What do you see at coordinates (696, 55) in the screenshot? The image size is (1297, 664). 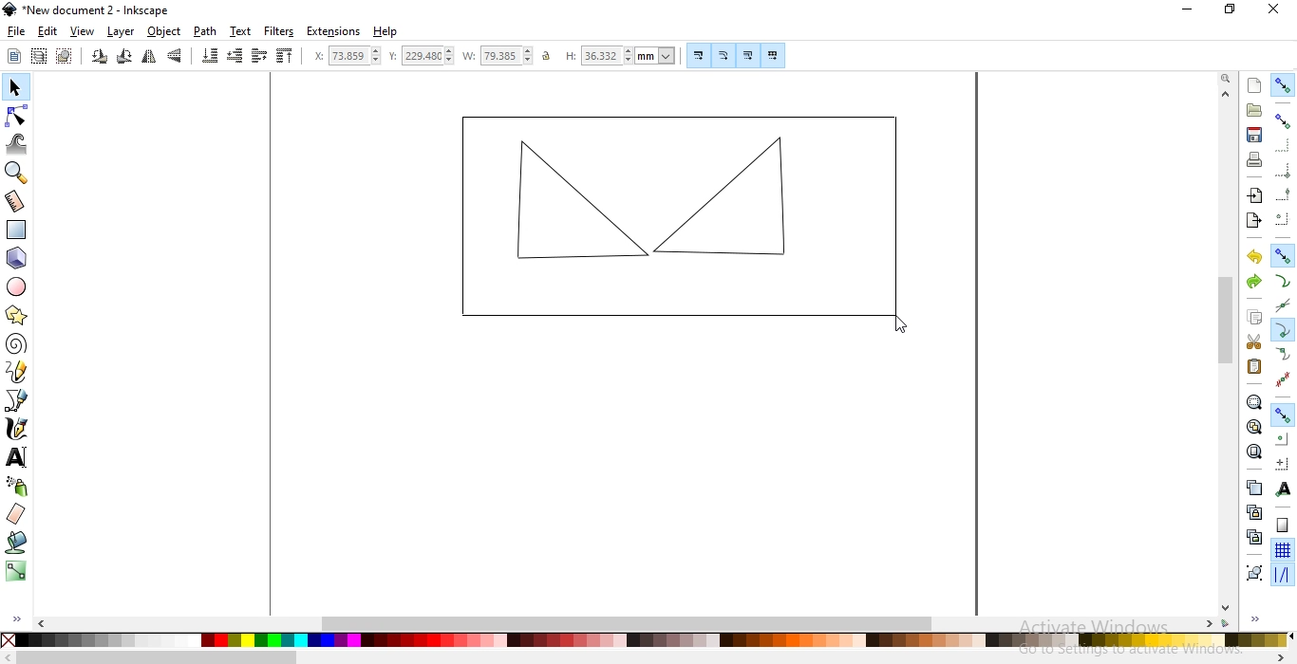 I see `scale stroke width by same proportion` at bounding box center [696, 55].